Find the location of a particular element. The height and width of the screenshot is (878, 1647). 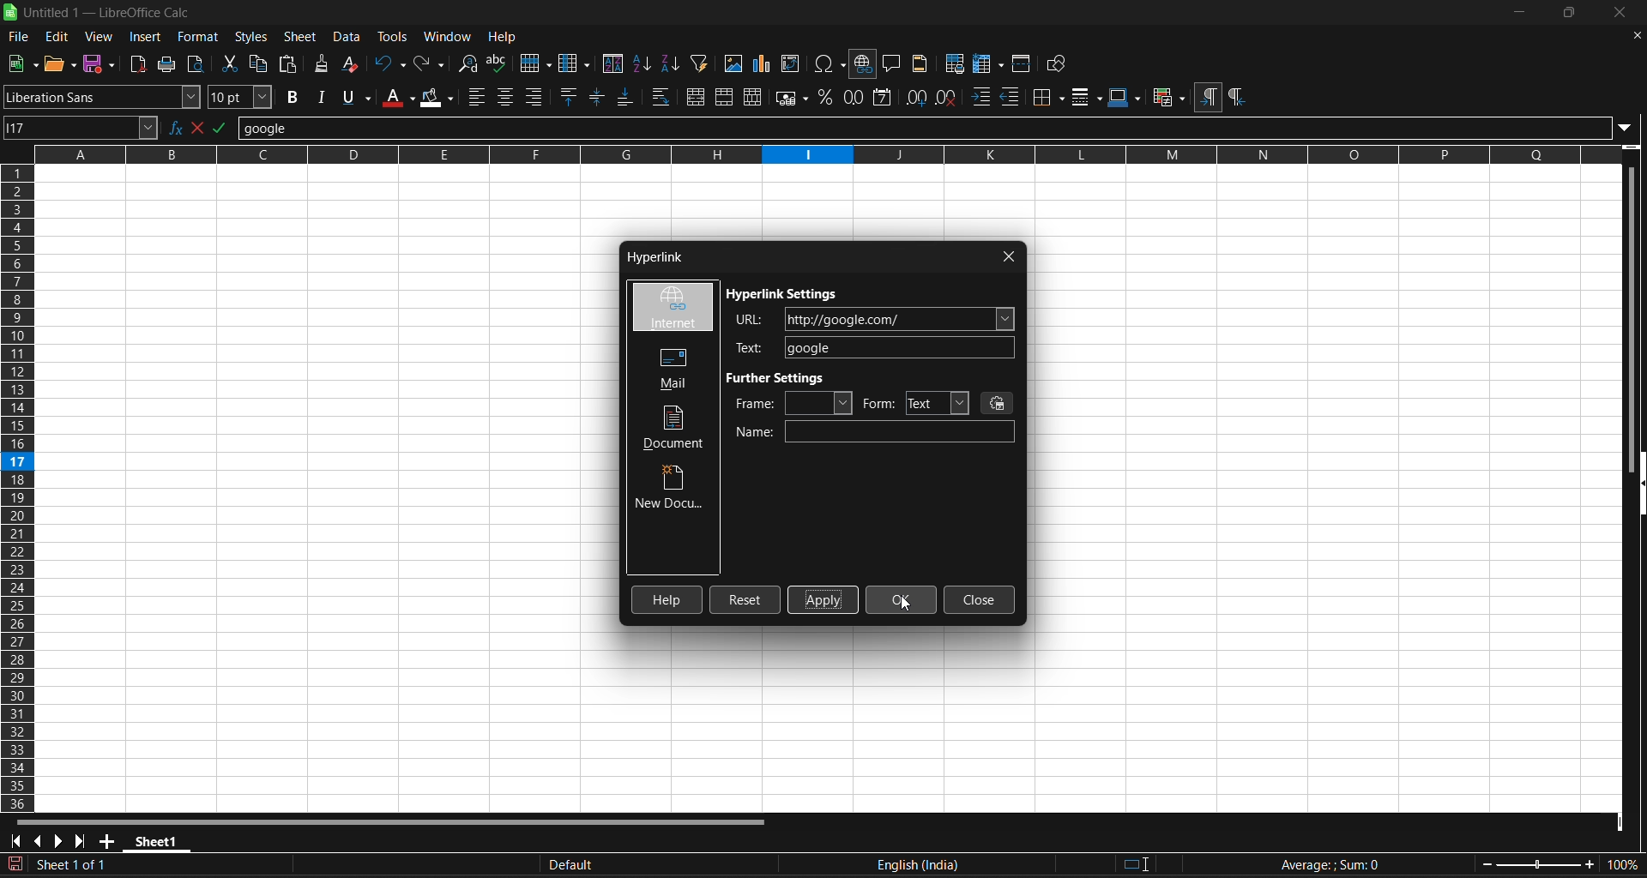

clear direct formatting is located at coordinates (353, 65).